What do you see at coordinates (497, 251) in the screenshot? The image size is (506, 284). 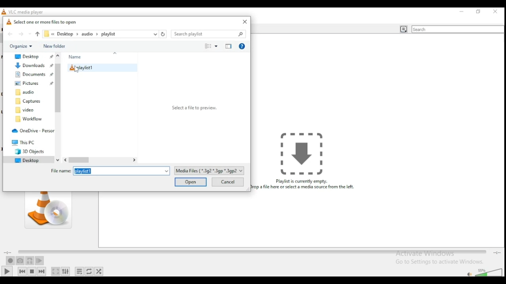 I see `total/remaining time` at bounding box center [497, 251].